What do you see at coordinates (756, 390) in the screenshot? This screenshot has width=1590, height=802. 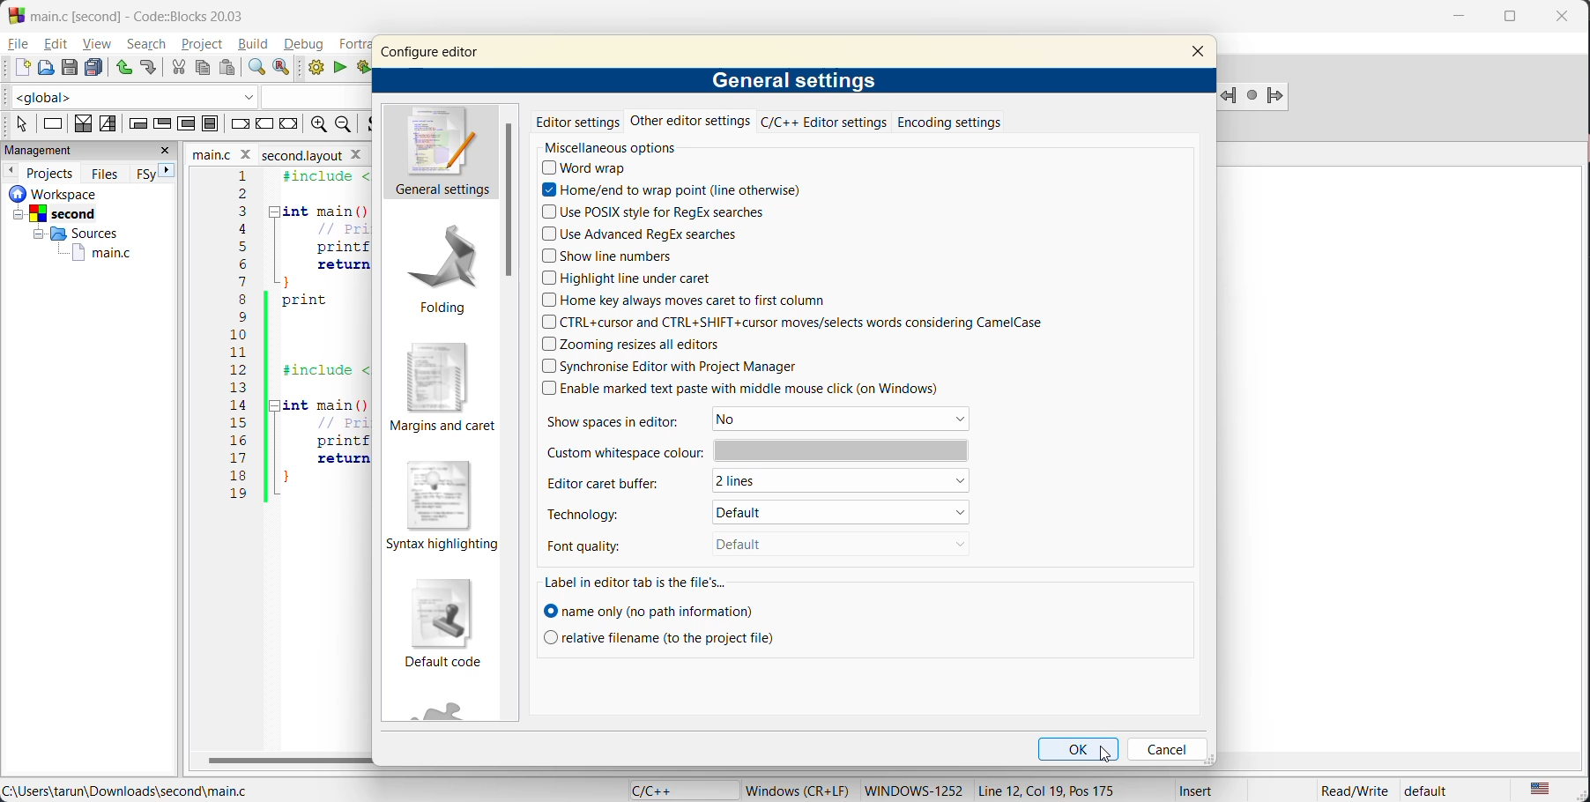 I see `enable marked text paste with middle mouse click` at bounding box center [756, 390].